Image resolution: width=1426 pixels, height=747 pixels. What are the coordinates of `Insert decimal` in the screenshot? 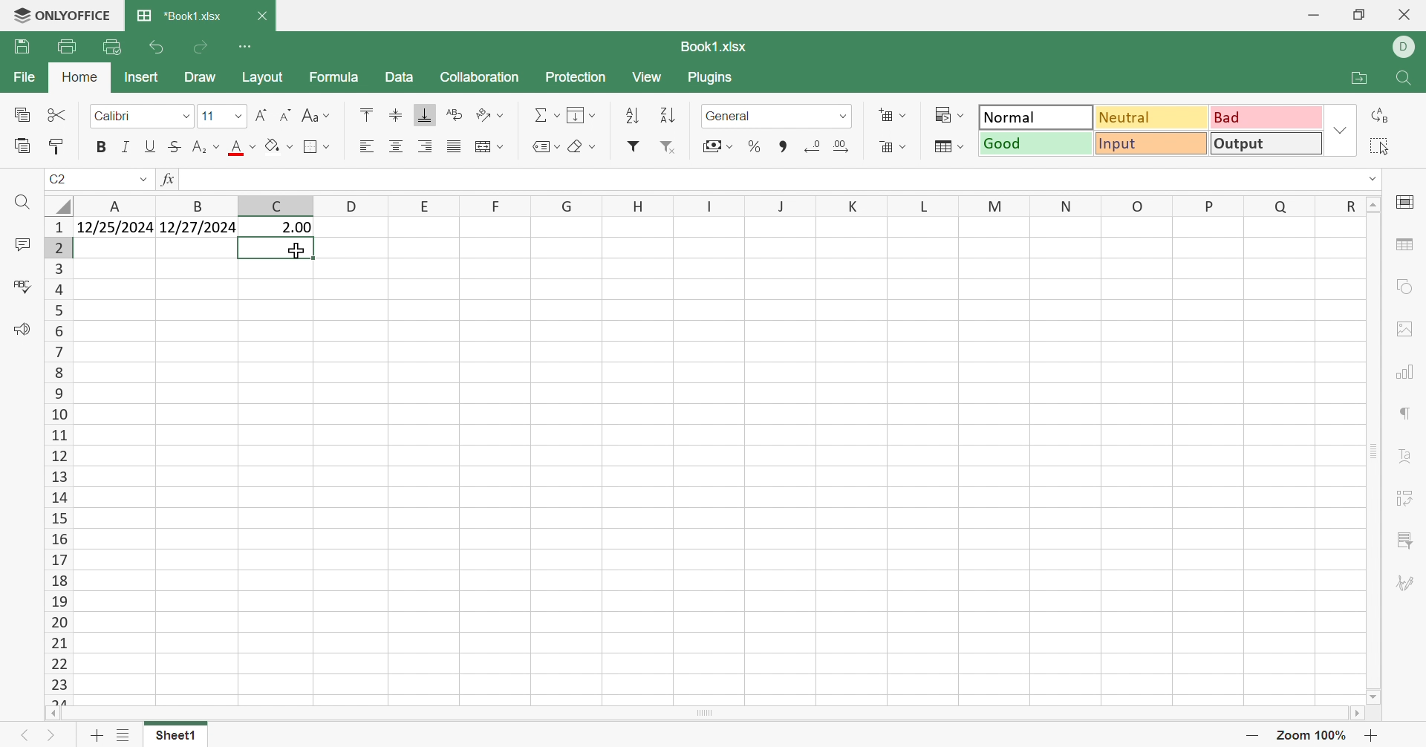 It's located at (844, 146).